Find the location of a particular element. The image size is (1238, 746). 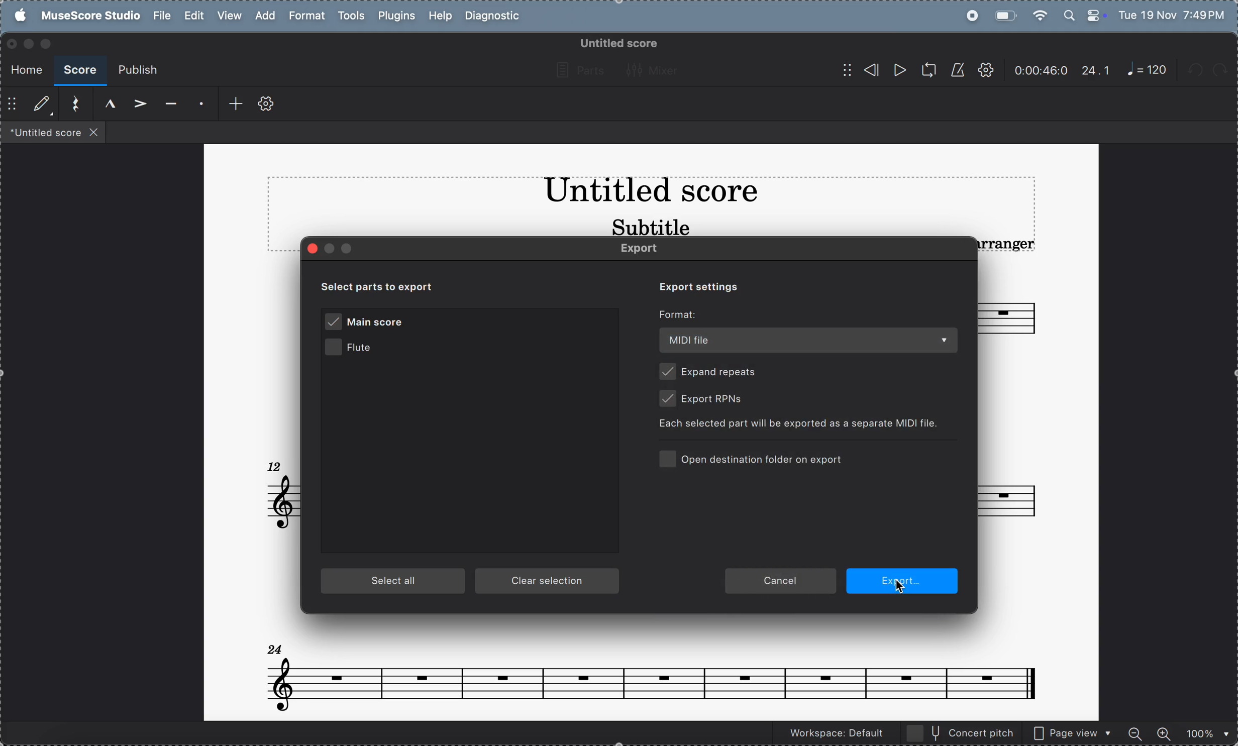

workspace default is located at coordinates (833, 734).